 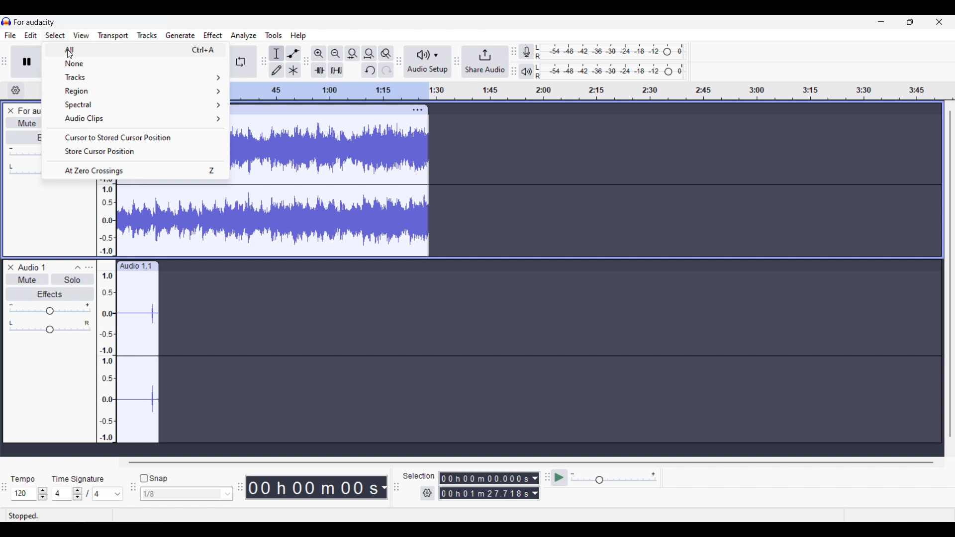 I want to click on Track name, so click(x=28, y=111).